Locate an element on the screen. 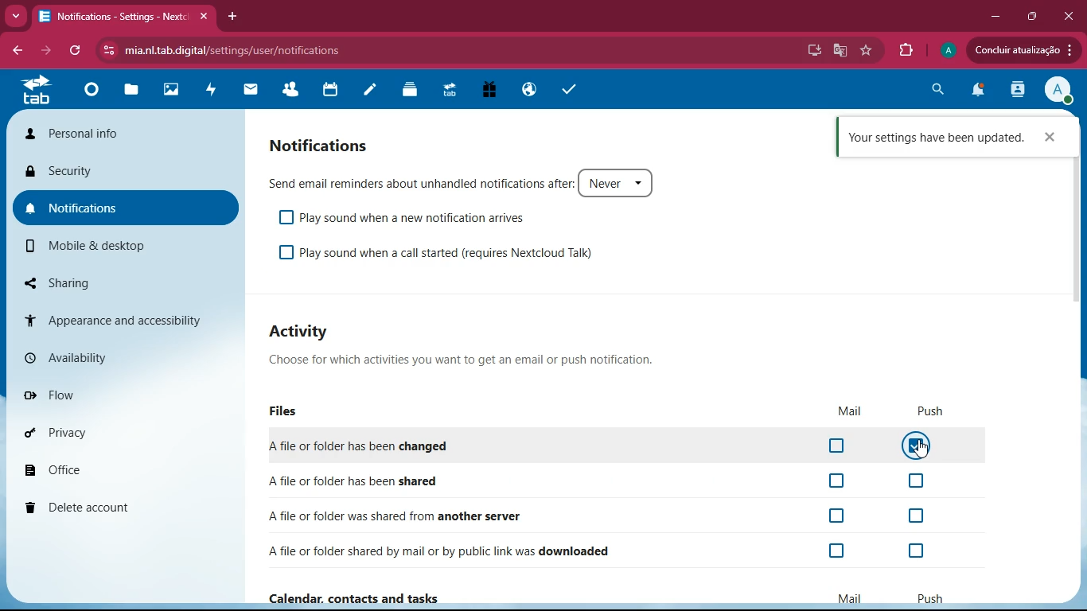 The width and height of the screenshot is (1087, 611). flow is located at coordinates (111, 392).